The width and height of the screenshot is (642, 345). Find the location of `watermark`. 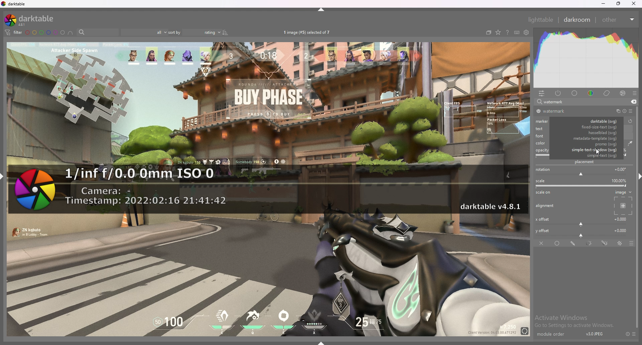

watermark is located at coordinates (267, 190).